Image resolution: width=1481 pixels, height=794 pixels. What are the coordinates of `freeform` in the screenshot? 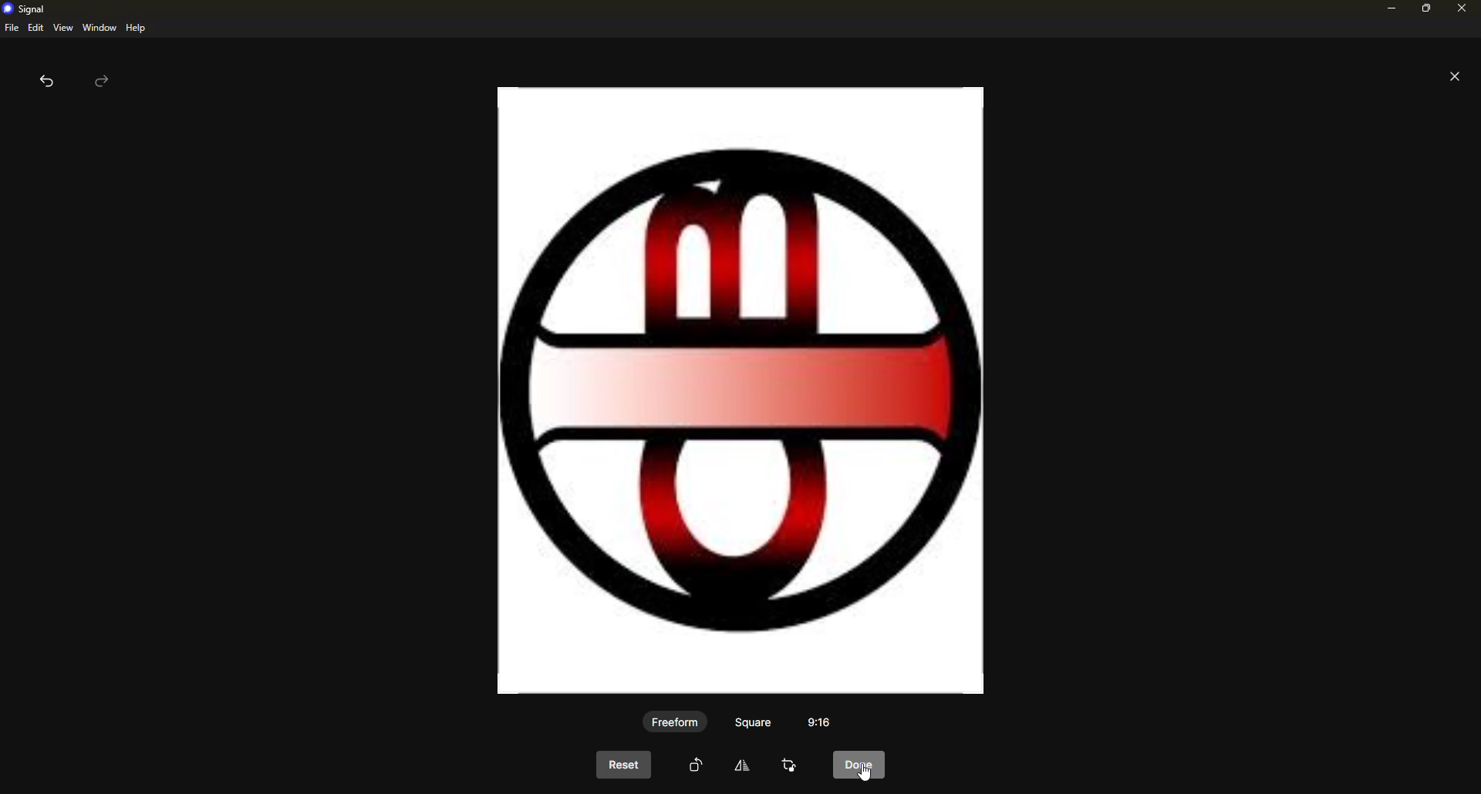 It's located at (676, 721).